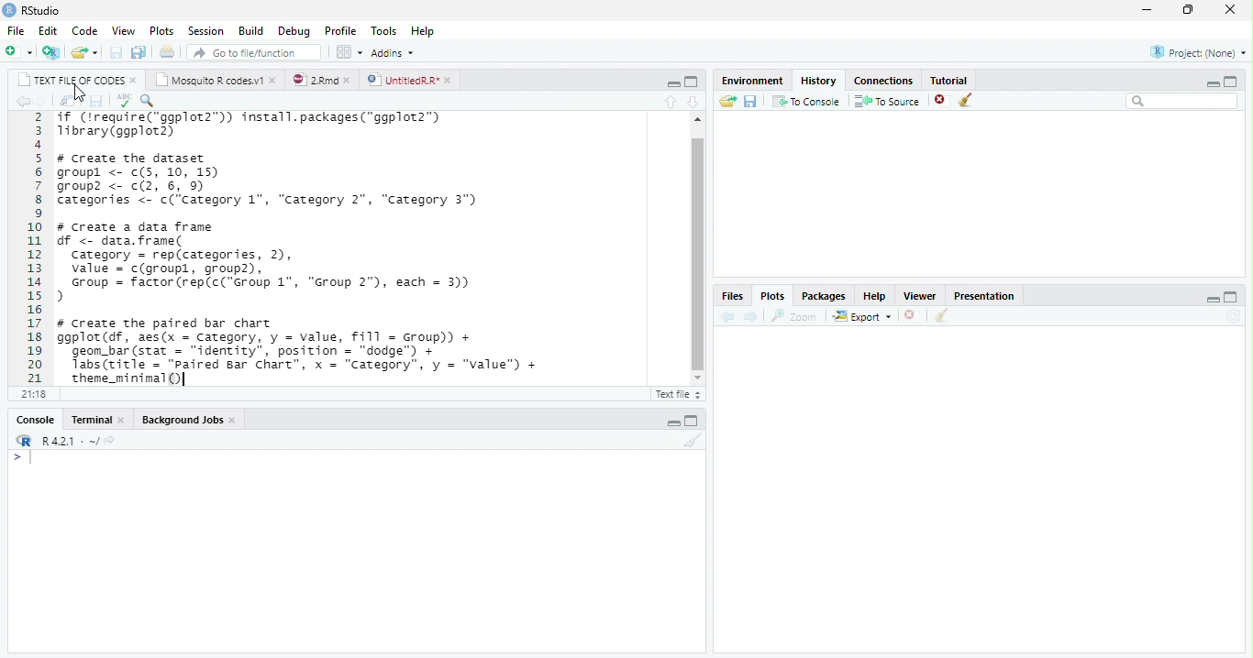 The width and height of the screenshot is (1253, 658). I want to click on go to next section, so click(694, 102).